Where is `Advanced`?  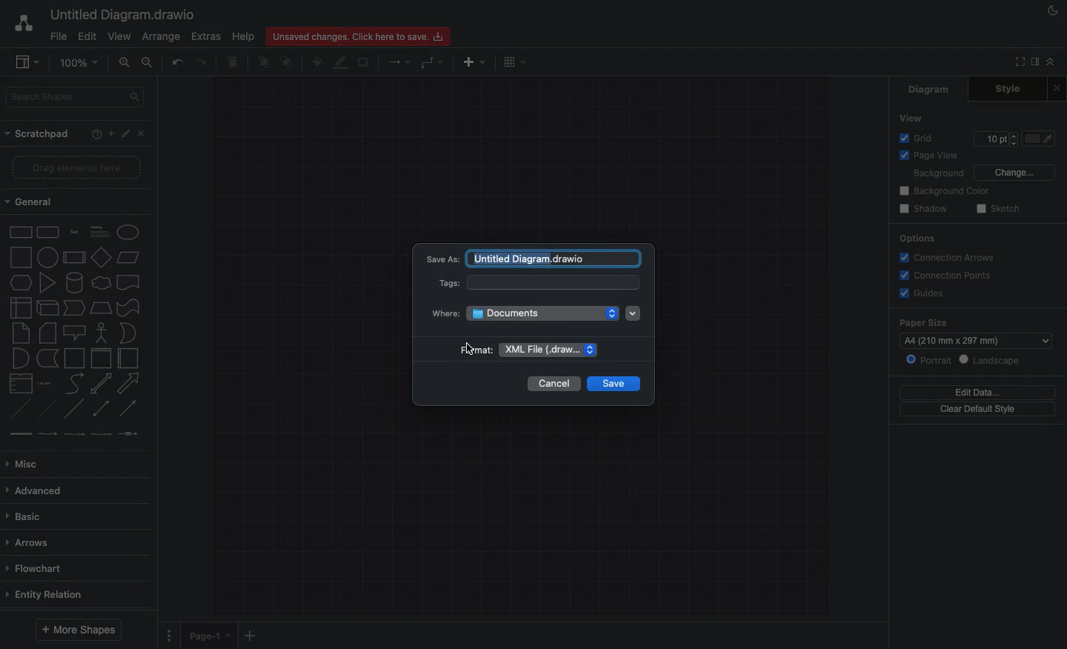 Advanced is located at coordinates (36, 492).